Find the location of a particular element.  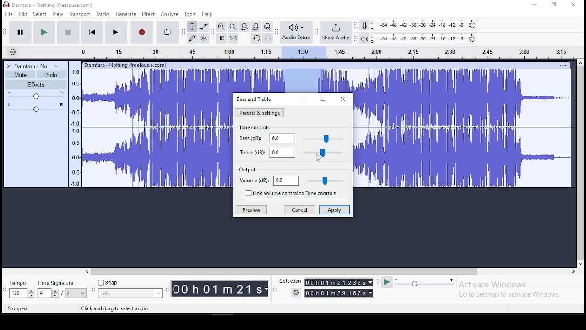

audio track is located at coordinates (464, 158).